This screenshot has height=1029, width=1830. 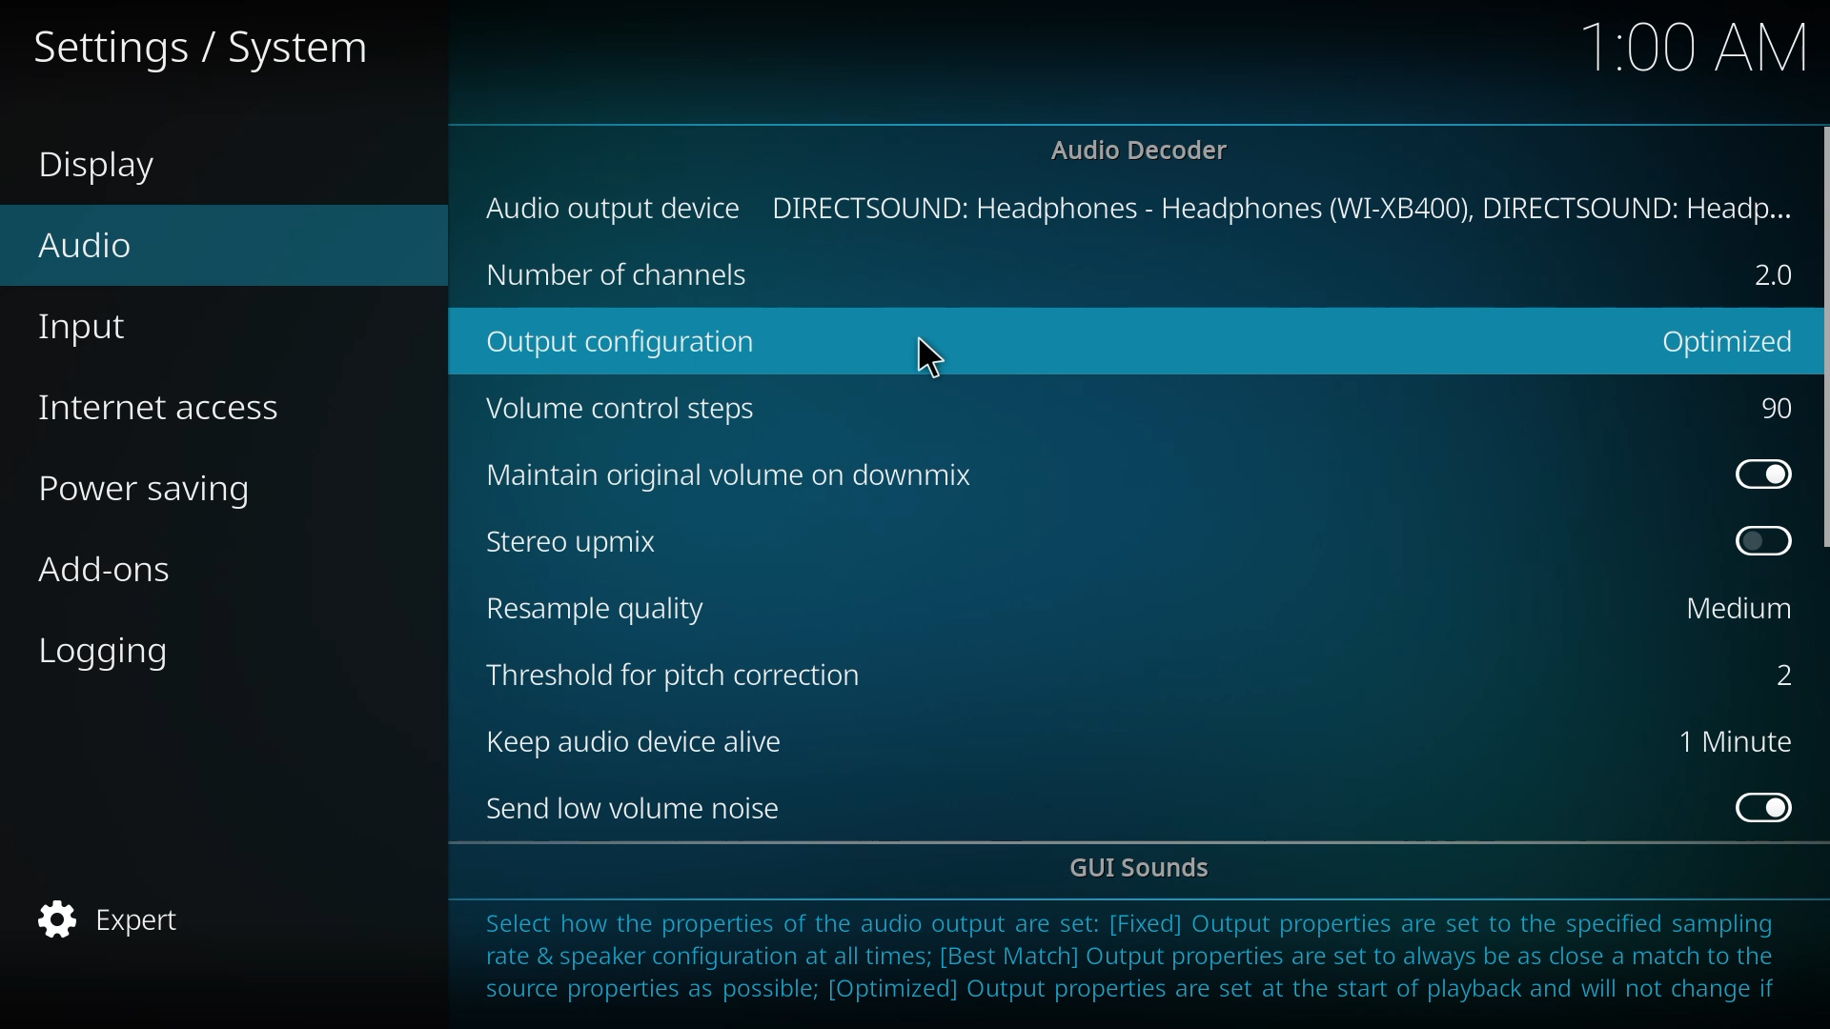 What do you see at coordinates (636, 805) in the screenshot?
I see `send low volume noise` at bounding box center [636, 805].